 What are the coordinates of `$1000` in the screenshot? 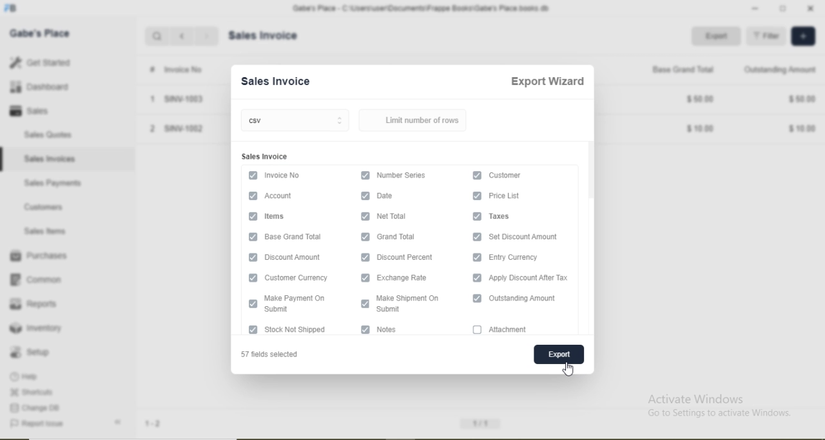 It's located at (803, 129).